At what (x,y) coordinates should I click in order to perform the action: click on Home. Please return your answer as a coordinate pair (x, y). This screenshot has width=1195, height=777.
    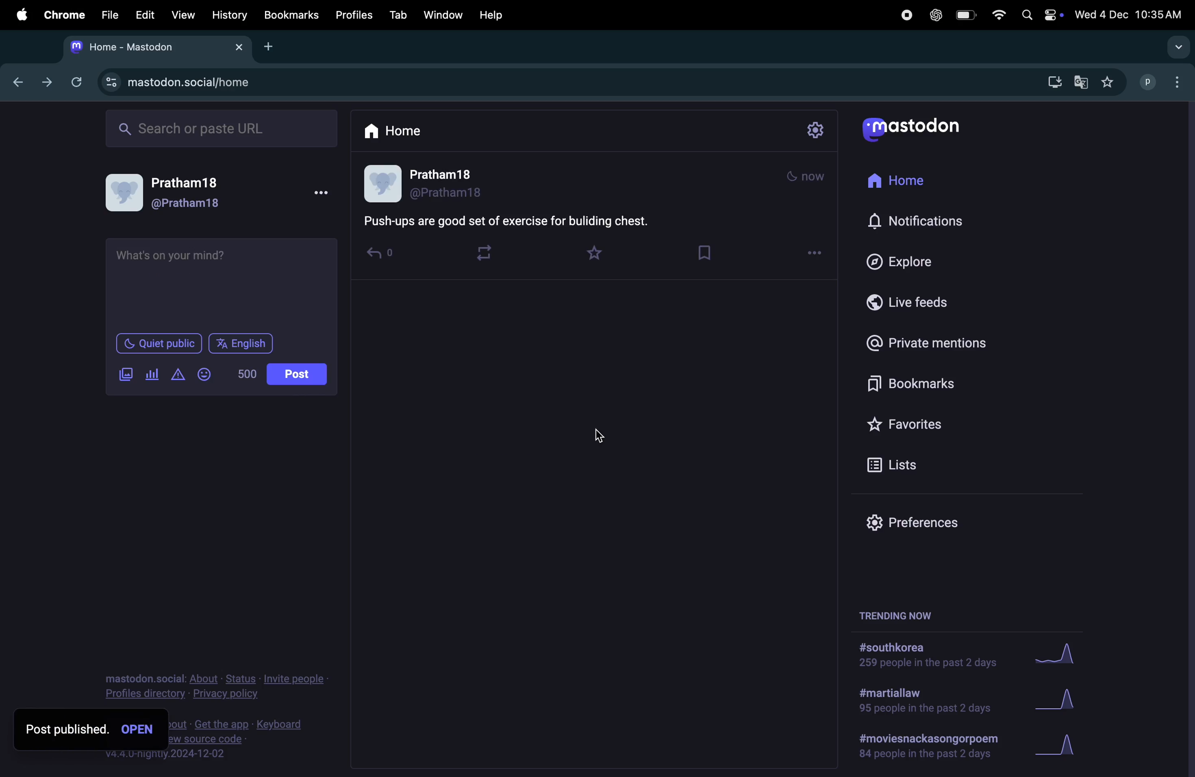
    Looking at the image, I should click on (905, 182).